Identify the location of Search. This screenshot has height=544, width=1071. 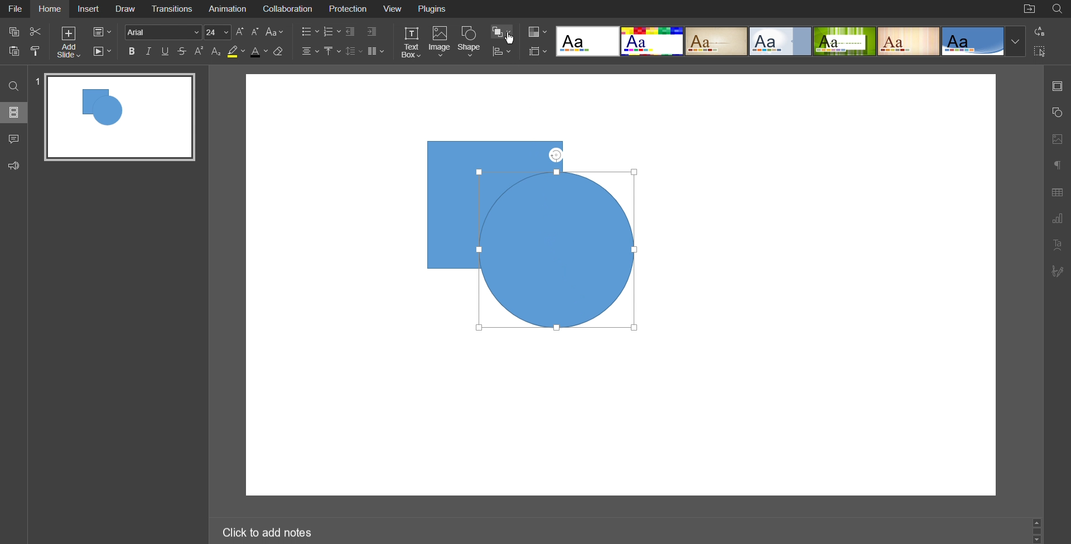
(1058, 9).